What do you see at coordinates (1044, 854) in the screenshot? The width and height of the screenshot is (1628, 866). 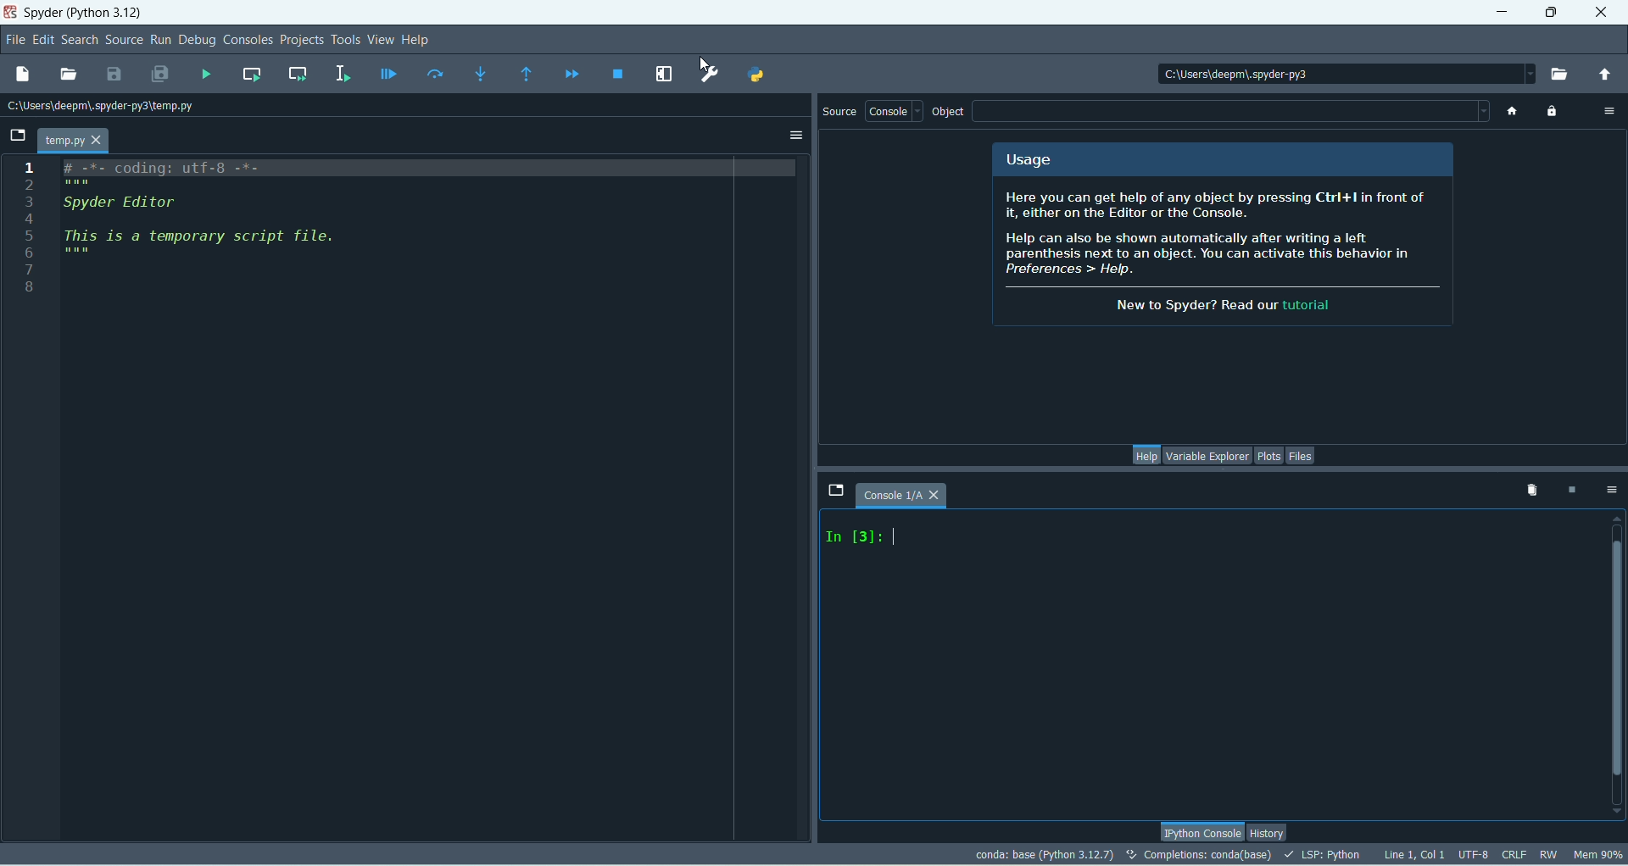 I see `conda:base` at bounding box center [1044, 854].